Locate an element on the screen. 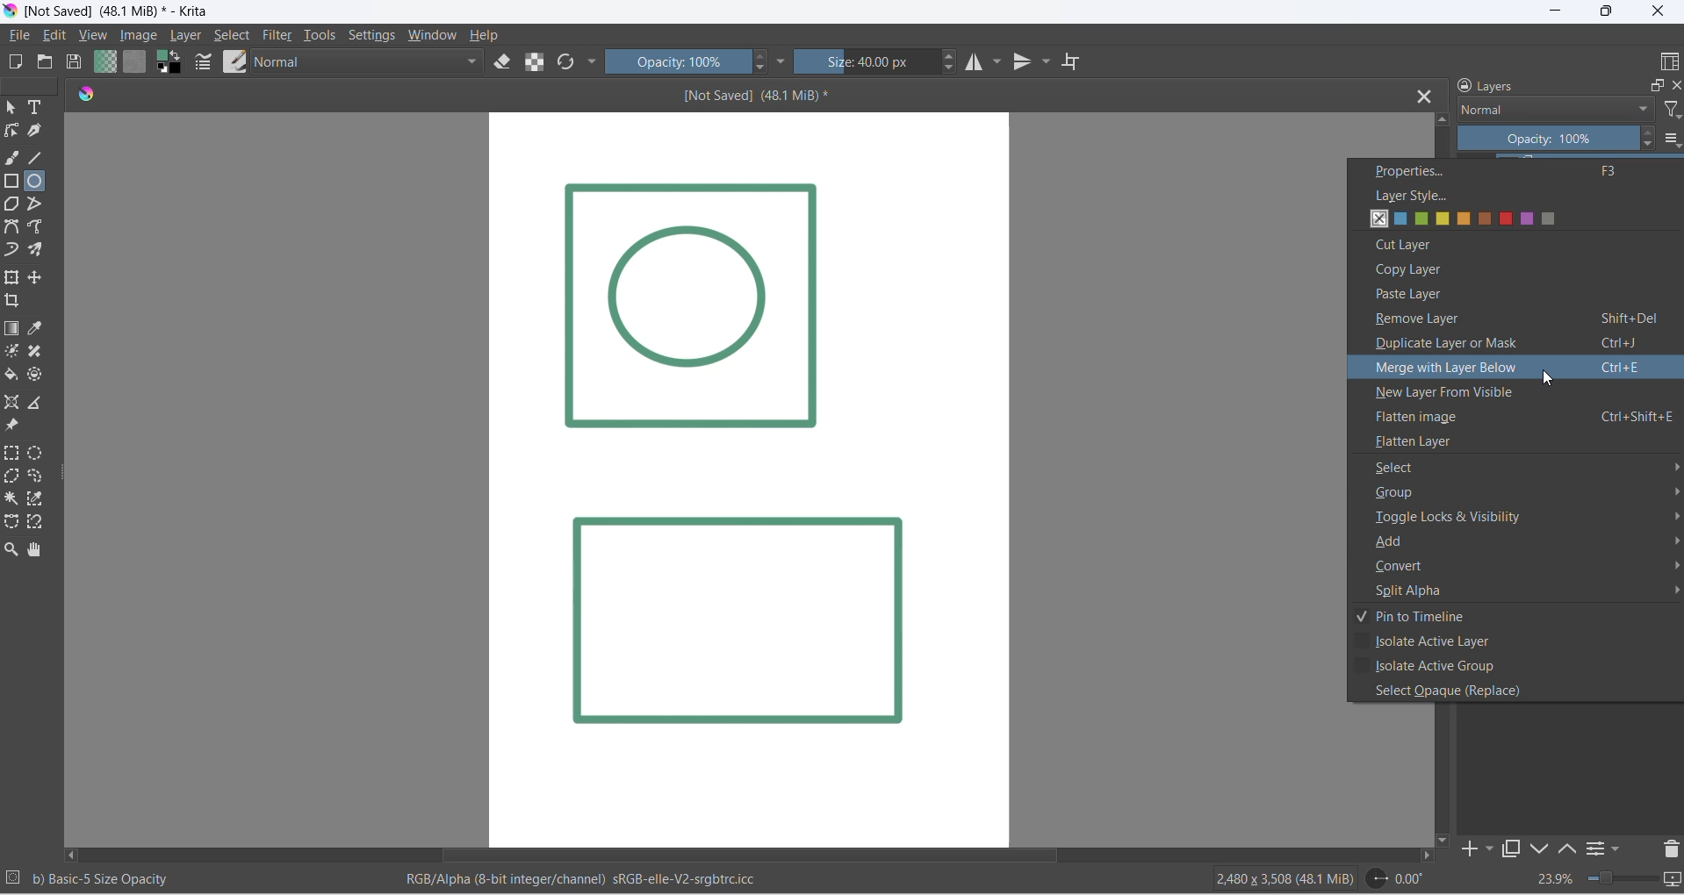  rectangle tool is located at coordinates (11, 182).